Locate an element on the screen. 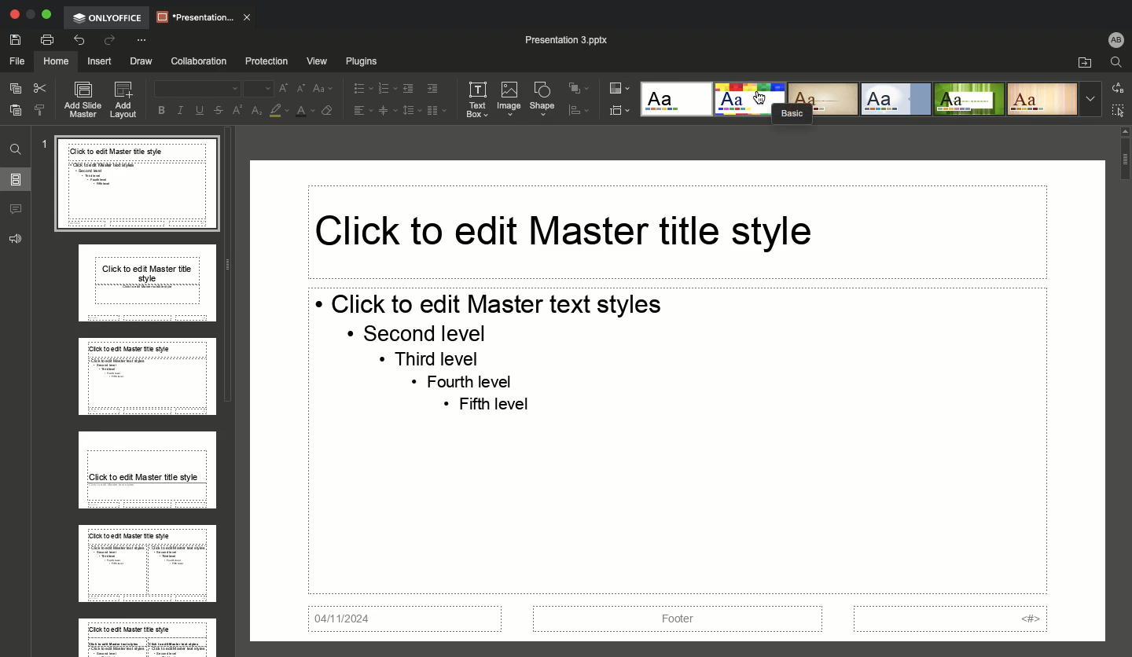  Align shape is located at coordinates (576, 112).